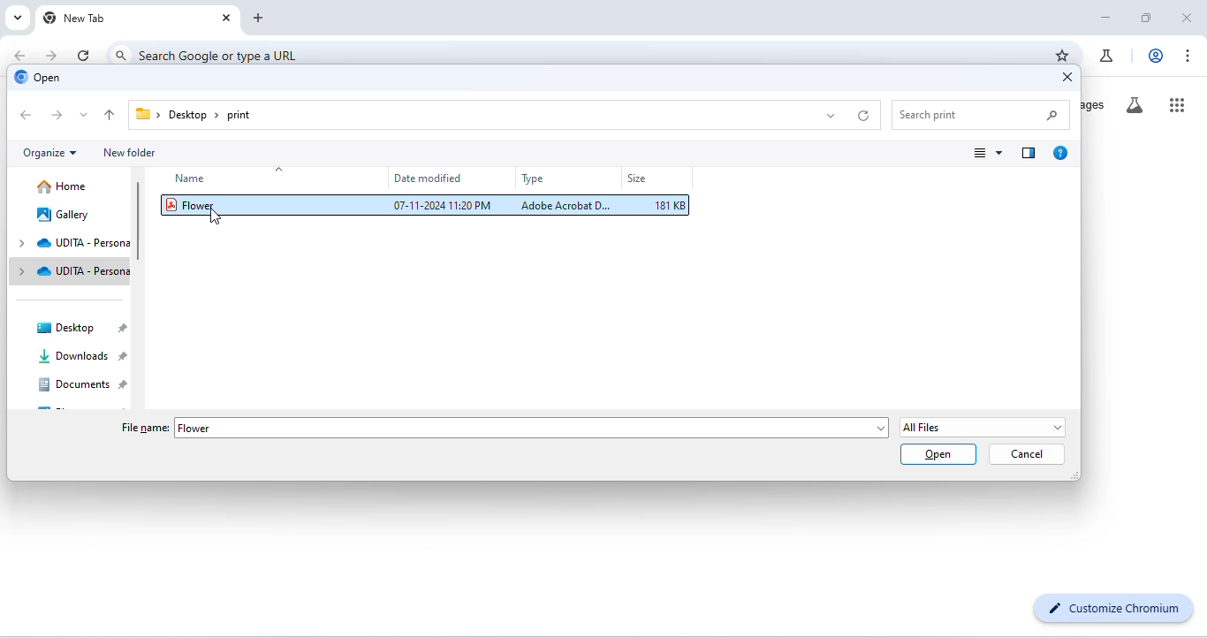  Describe the element at coordinates (80, 357) in the screenshot. I see `downloads` at that location.